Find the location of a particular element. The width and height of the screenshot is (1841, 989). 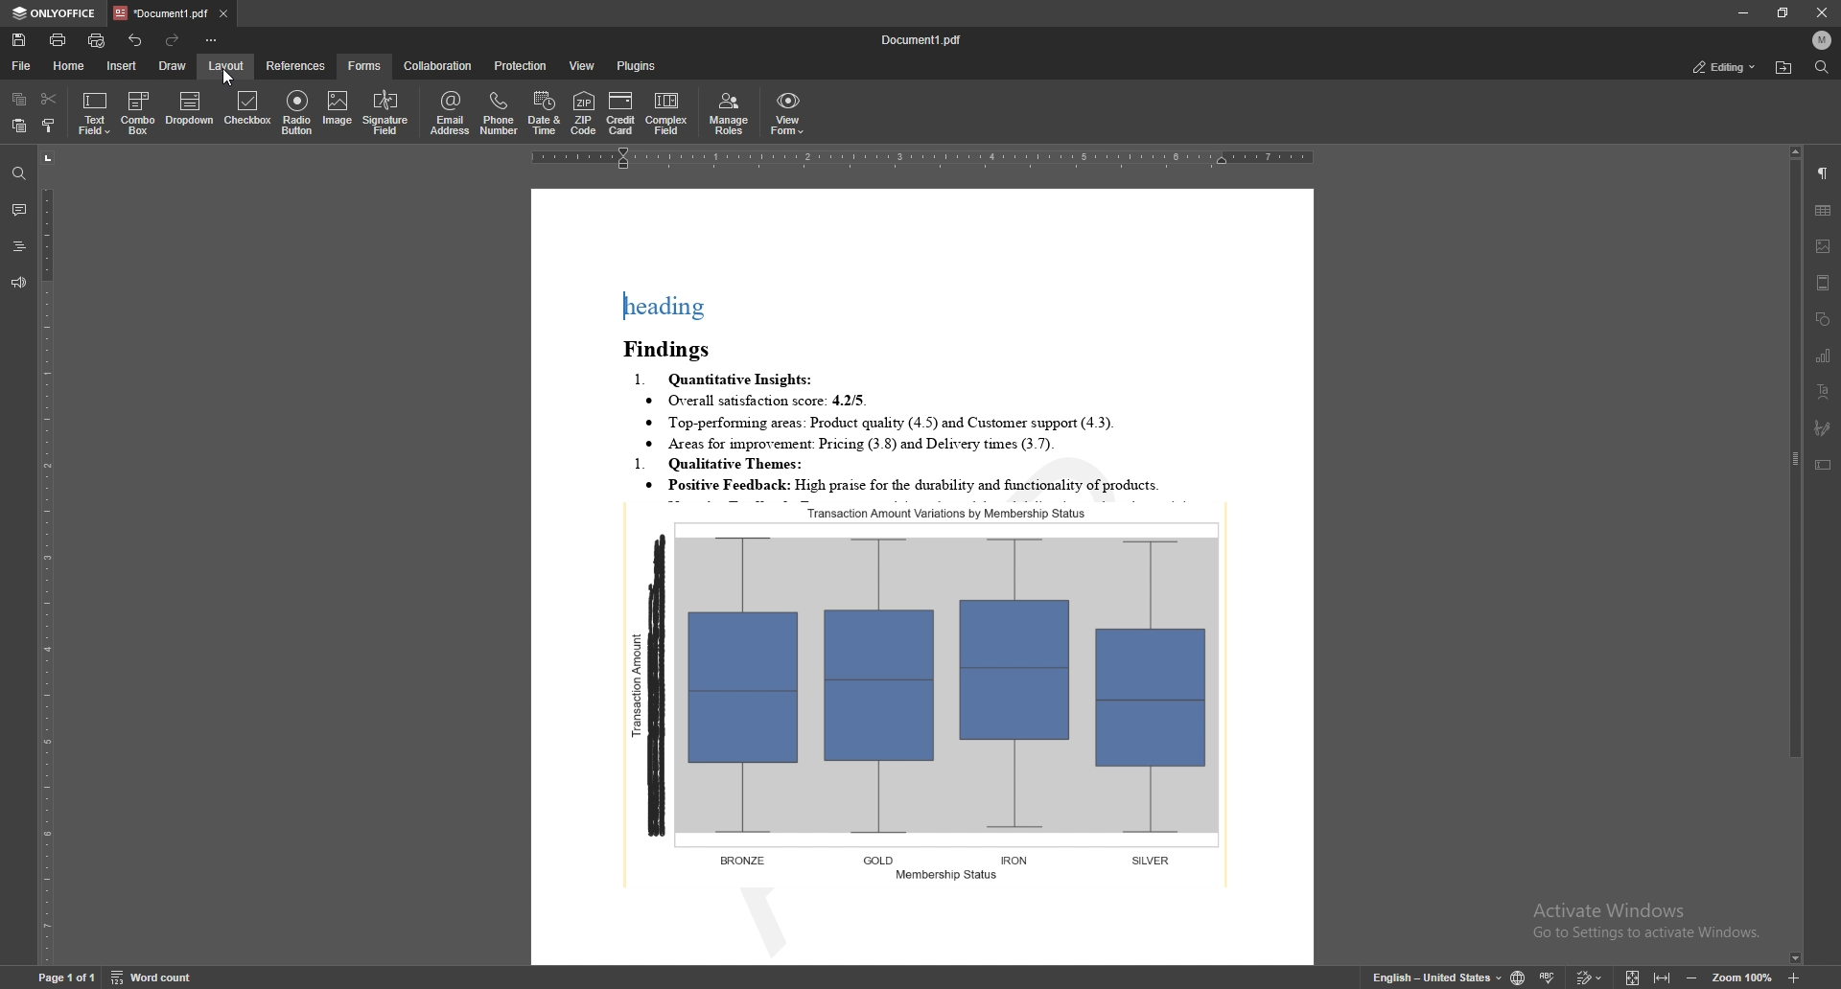

view is located at coordinates (583, 66).